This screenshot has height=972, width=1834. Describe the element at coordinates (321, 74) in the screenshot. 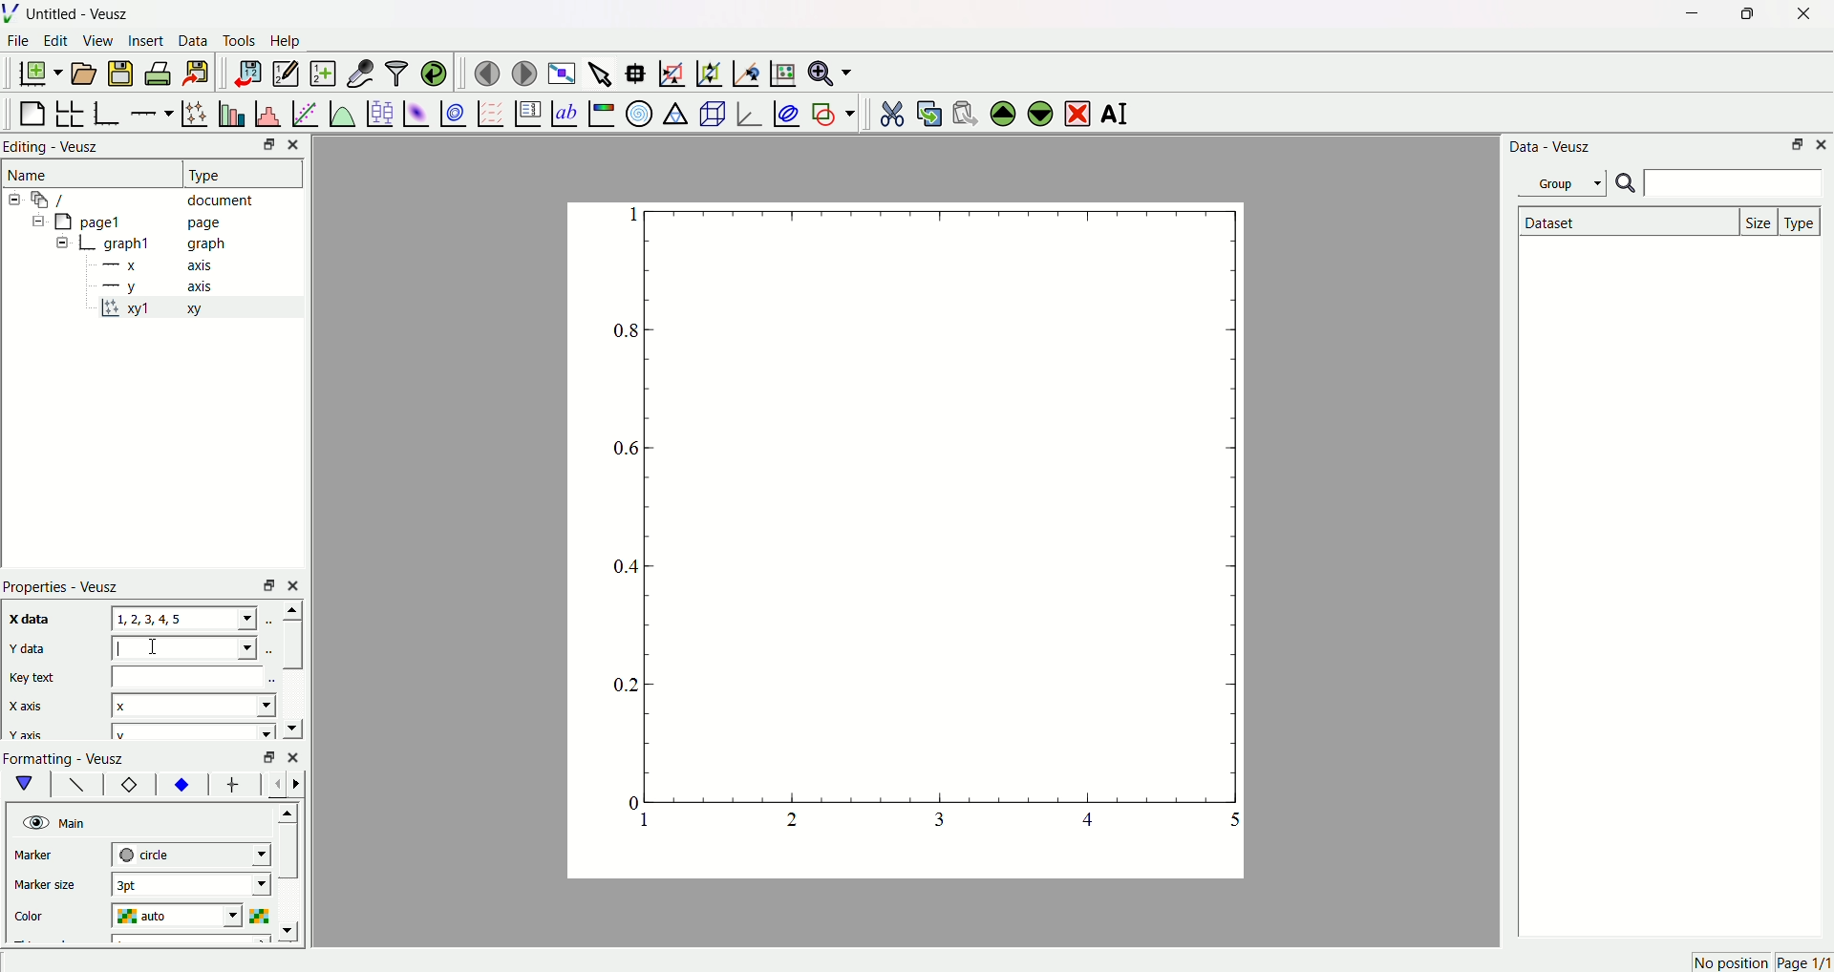

I see `create new datasets` at that location.